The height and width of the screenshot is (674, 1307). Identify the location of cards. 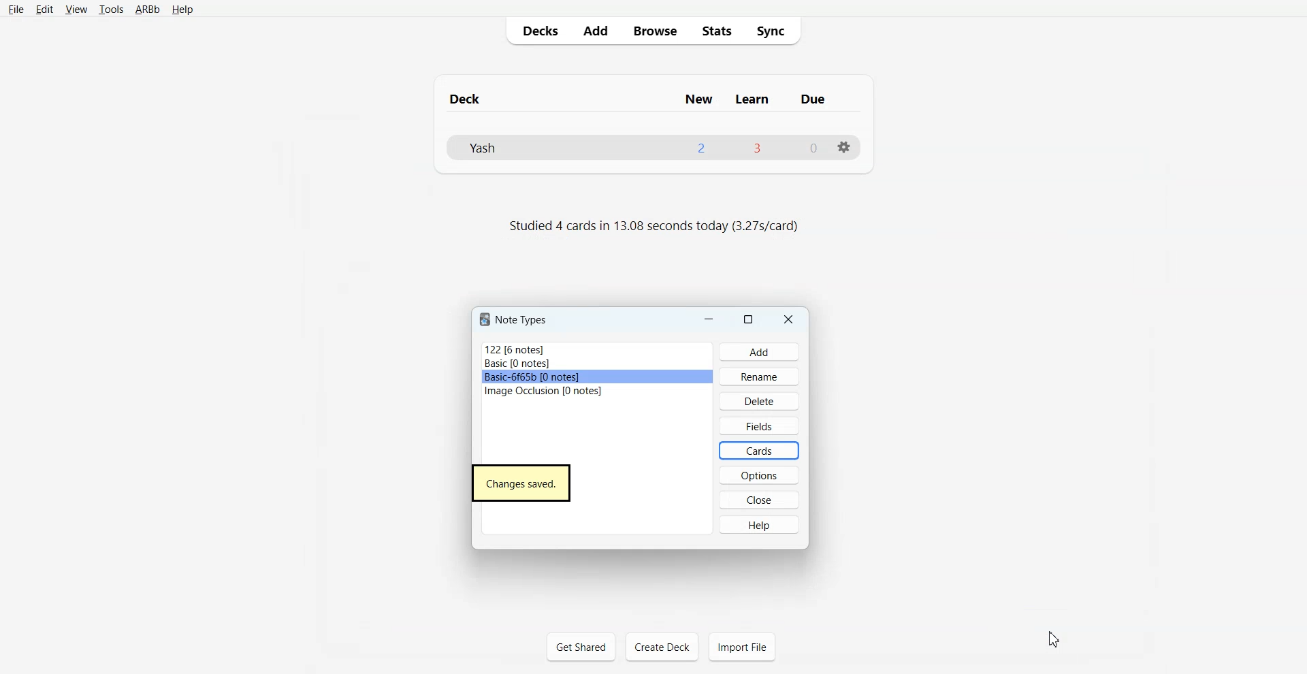
(766, 451).